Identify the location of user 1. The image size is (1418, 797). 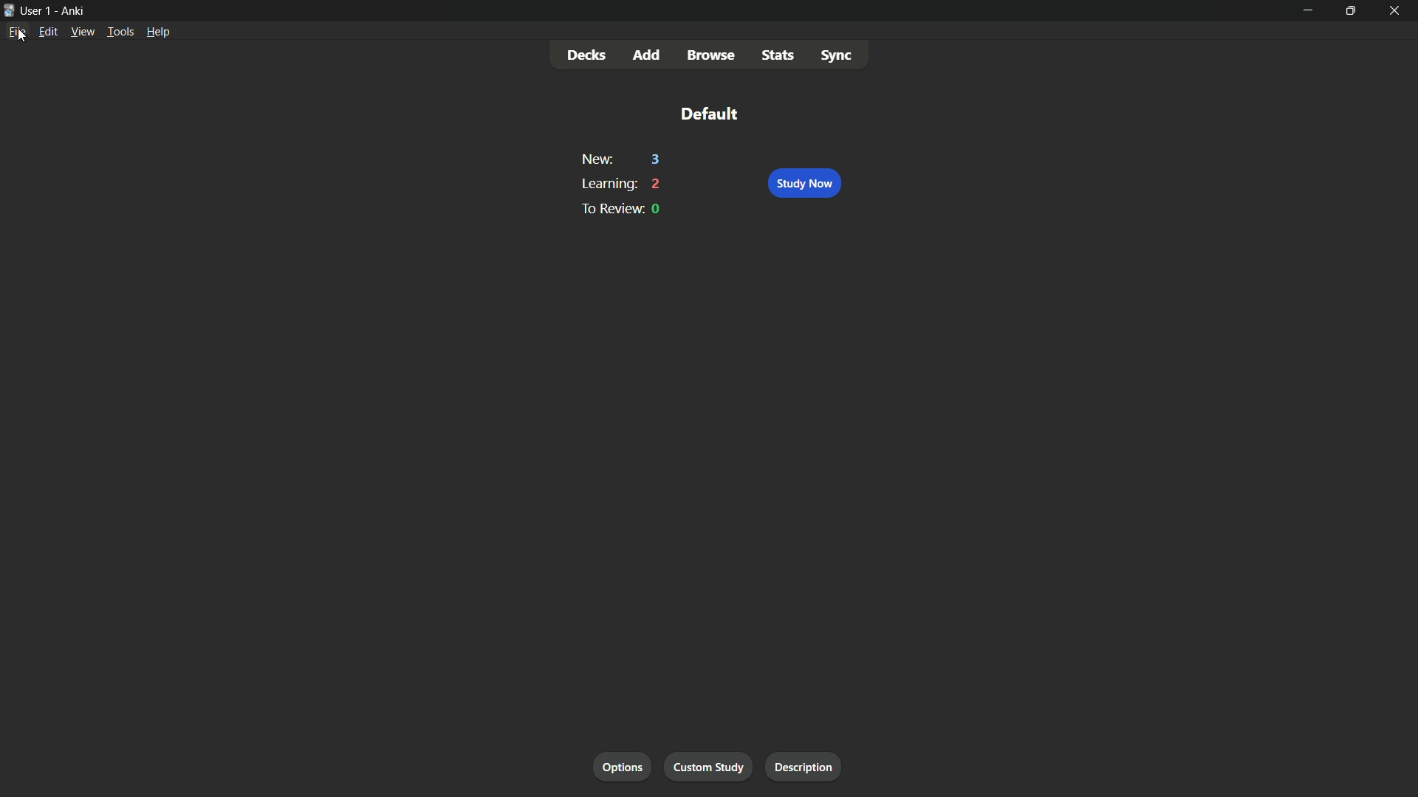
(38, 10).